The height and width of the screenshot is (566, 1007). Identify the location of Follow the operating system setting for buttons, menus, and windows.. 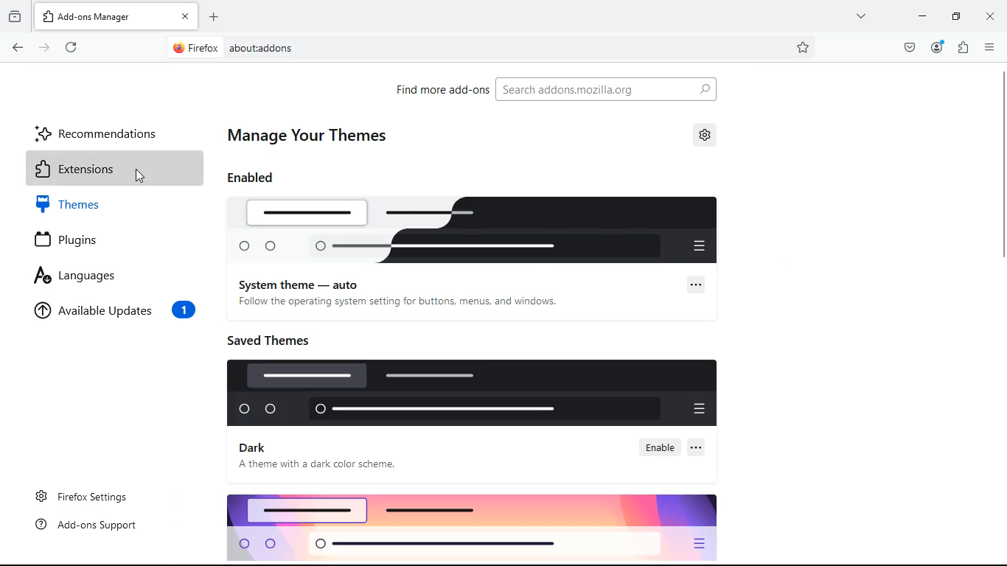
(403, 304).